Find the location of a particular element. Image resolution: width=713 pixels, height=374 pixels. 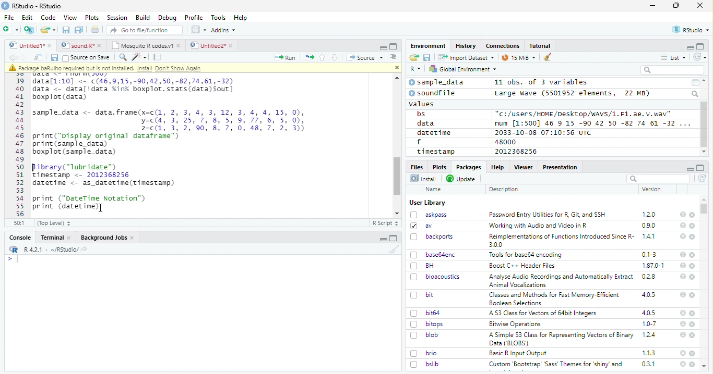

R 4.2.1 - ~/RStudio/ is located at coordinates (50, 250).